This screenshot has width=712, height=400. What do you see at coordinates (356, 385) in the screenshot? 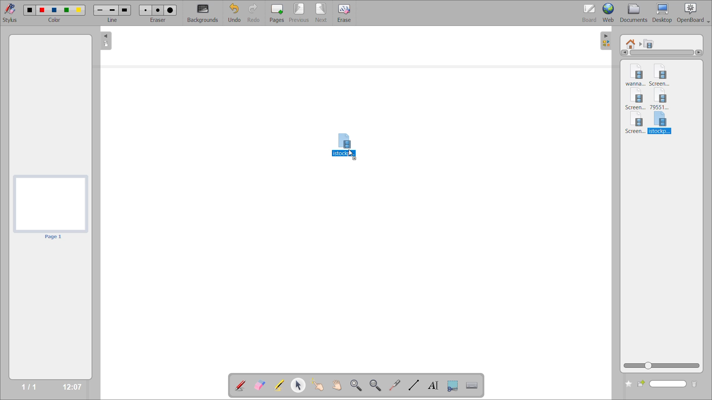
I see `zoom in` at bounding box center [356, 385].